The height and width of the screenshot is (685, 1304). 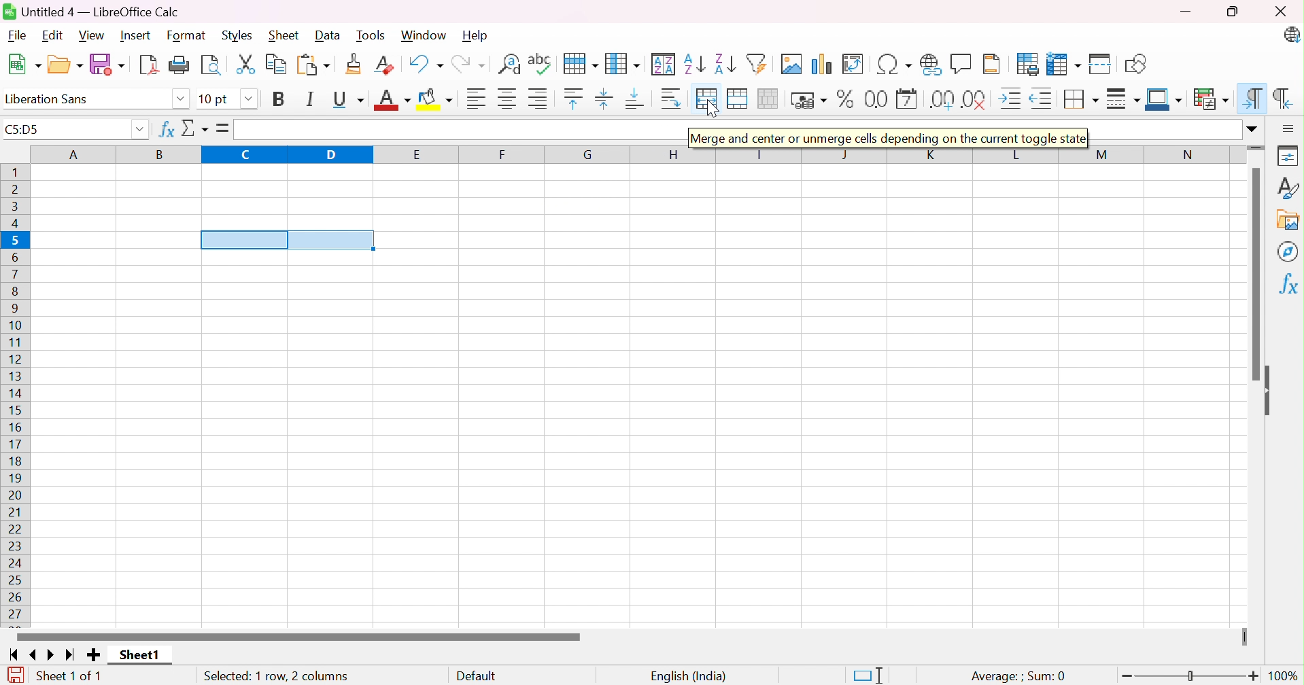 What do you see at coordinates (16, 36) in the screenshot?
I see `File` at bounding box center [16, 36].